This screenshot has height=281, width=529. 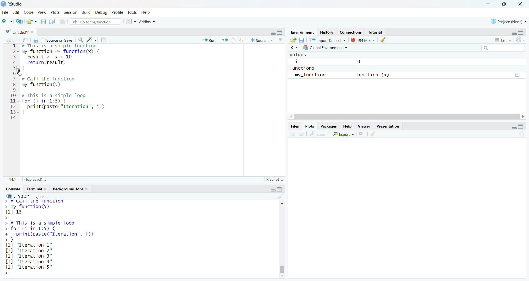 What do you see at coordinates (55, 12) in the screenshot?
I see `plots` at bounding box center [55, 12].